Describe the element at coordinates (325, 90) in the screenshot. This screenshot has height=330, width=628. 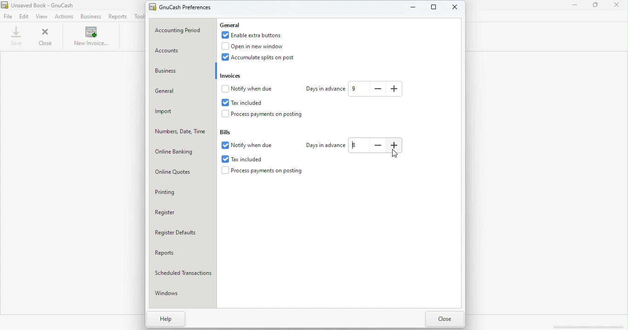
I see `Days in advance` at that location.